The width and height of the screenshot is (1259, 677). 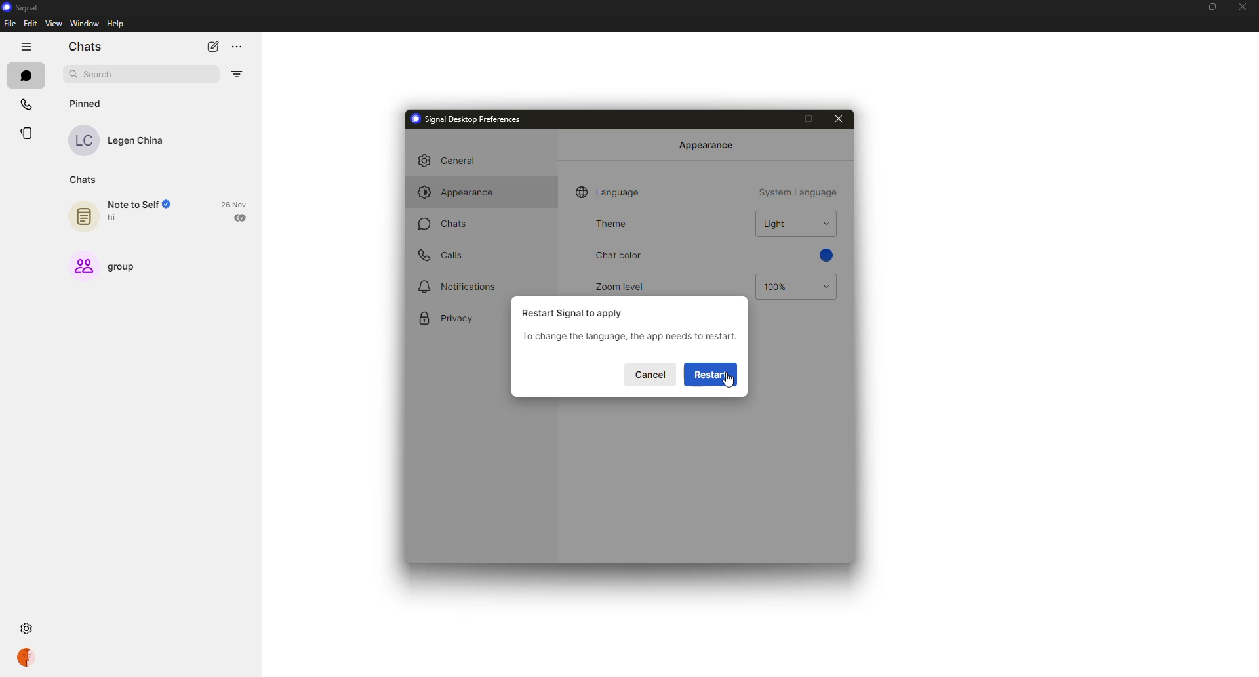 I want to click on 100, so click(x=778, y=287).